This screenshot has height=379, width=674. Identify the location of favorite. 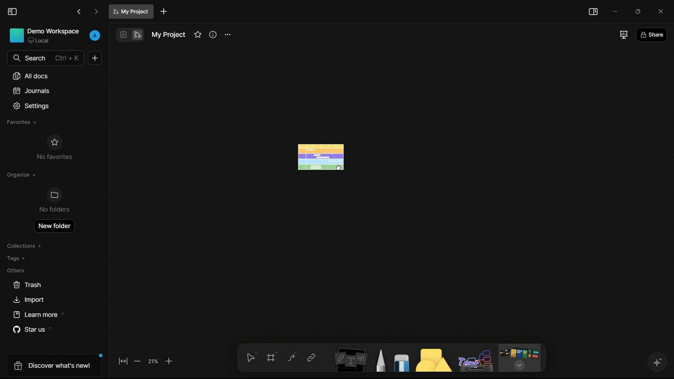
(197, 35).